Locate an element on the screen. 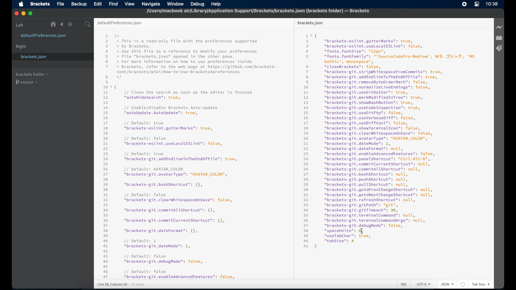 Image resolution: width=516 pixels, height=290 pixels. brackets.json is located at coordinates (310, 23).